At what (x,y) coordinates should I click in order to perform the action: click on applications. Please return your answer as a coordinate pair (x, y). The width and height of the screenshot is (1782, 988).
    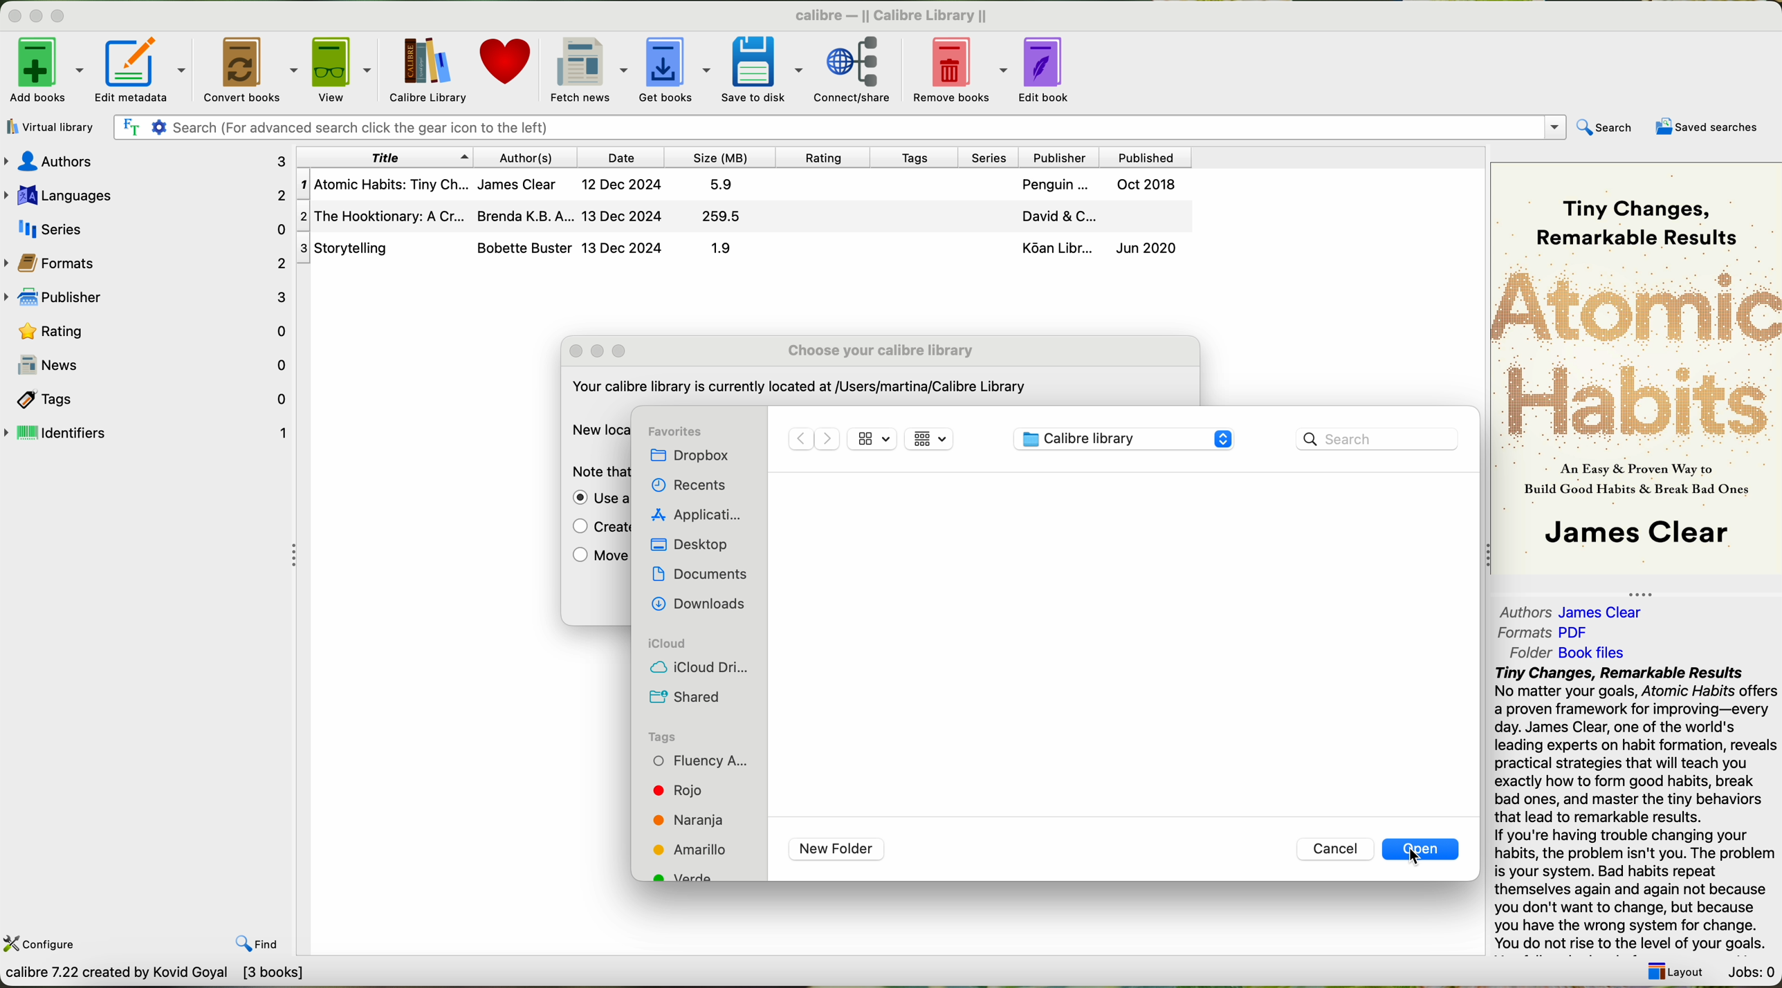
    Looking at the image, I should click on (701, 516).